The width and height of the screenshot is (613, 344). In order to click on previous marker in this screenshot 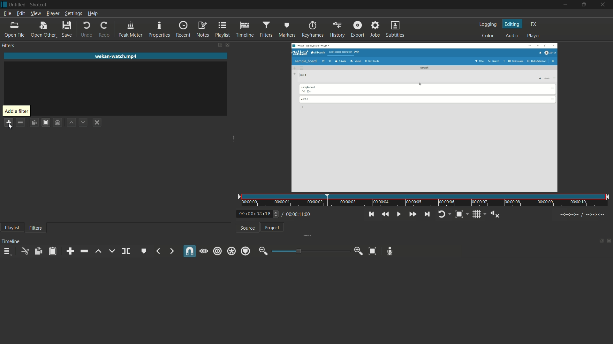, I will do `click(159, 251)`.